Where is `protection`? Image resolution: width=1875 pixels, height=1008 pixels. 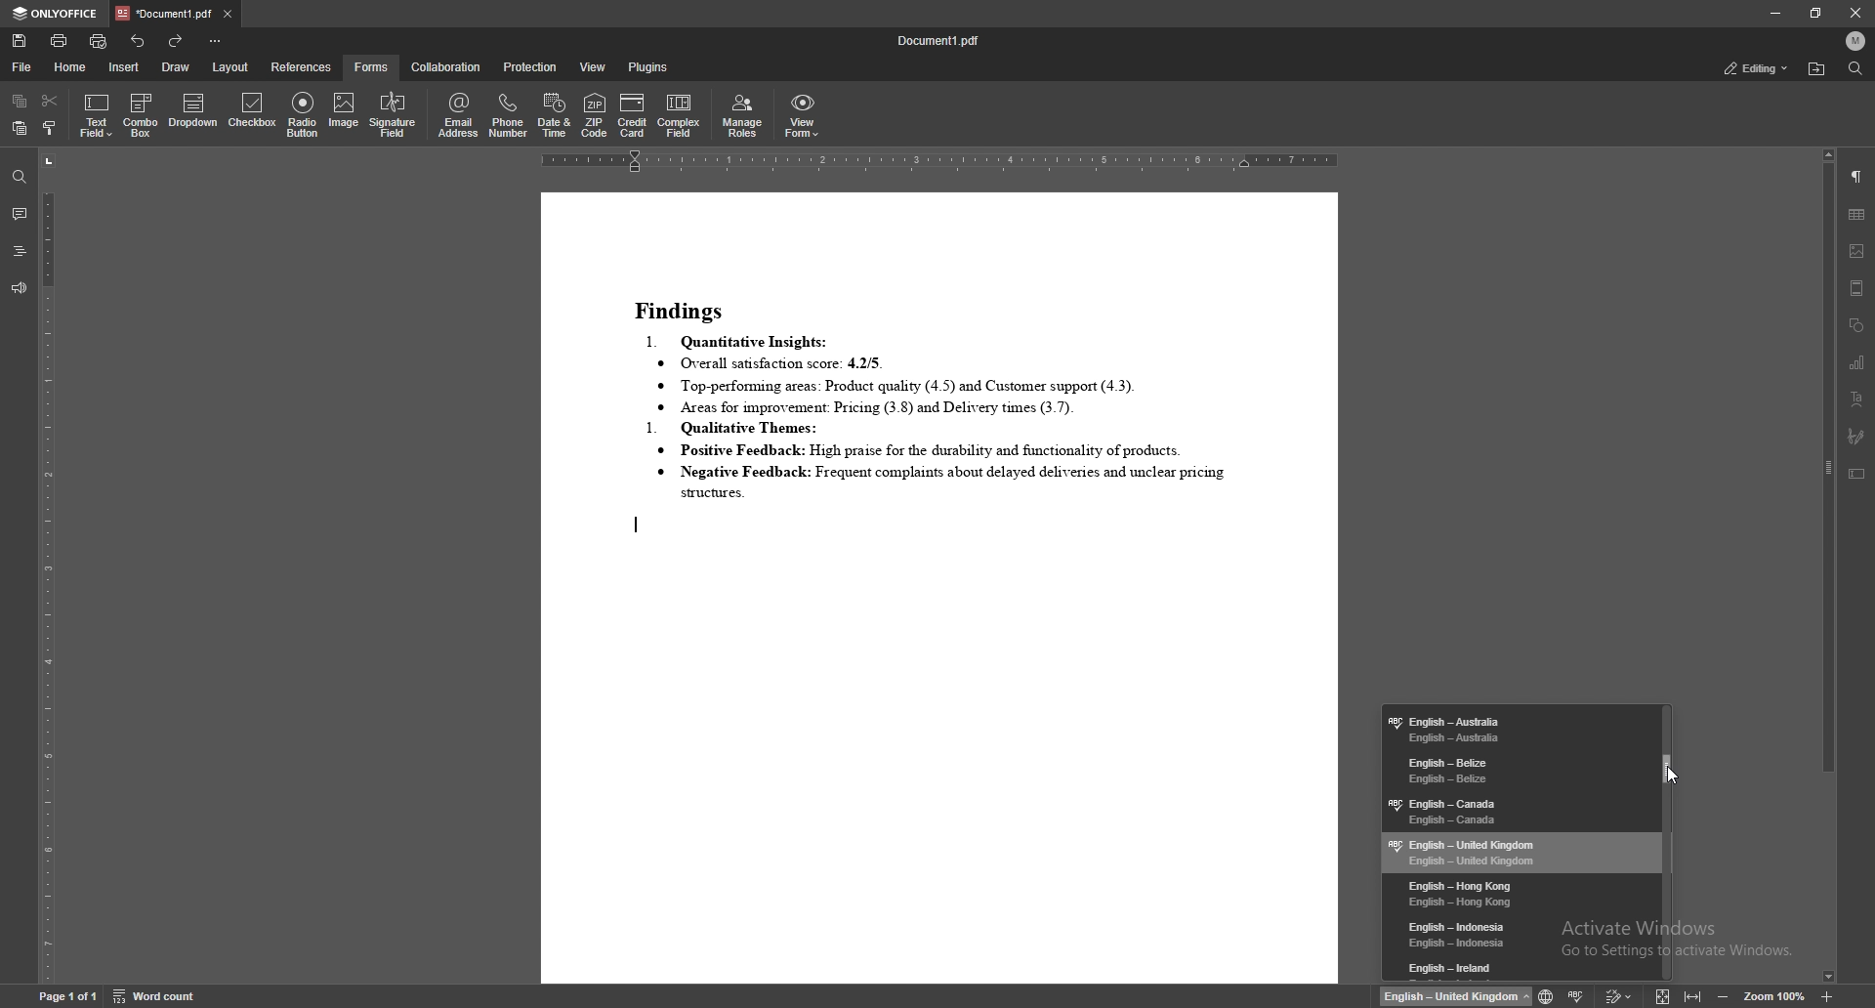
protection is located at coordinates (529, 67).